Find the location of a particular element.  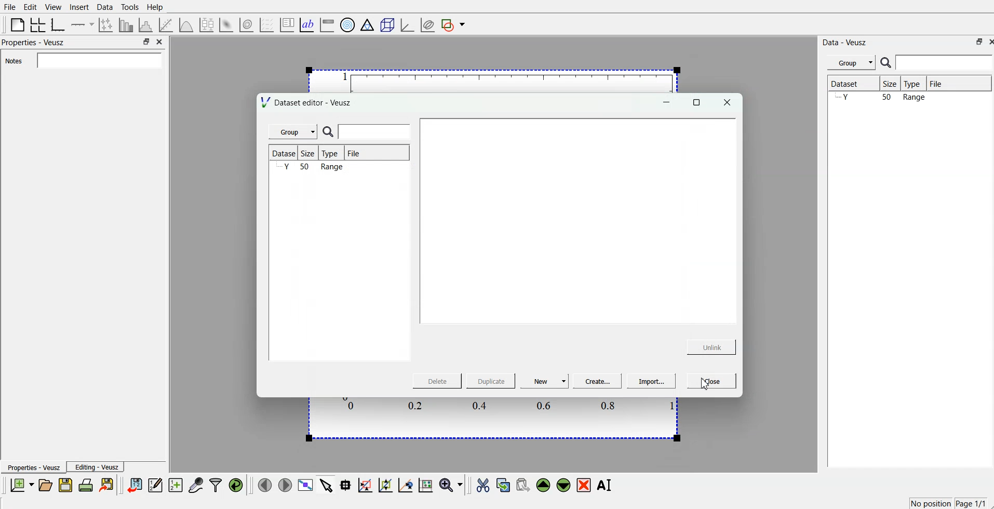

move to next page is located at coordinates (285, 485).